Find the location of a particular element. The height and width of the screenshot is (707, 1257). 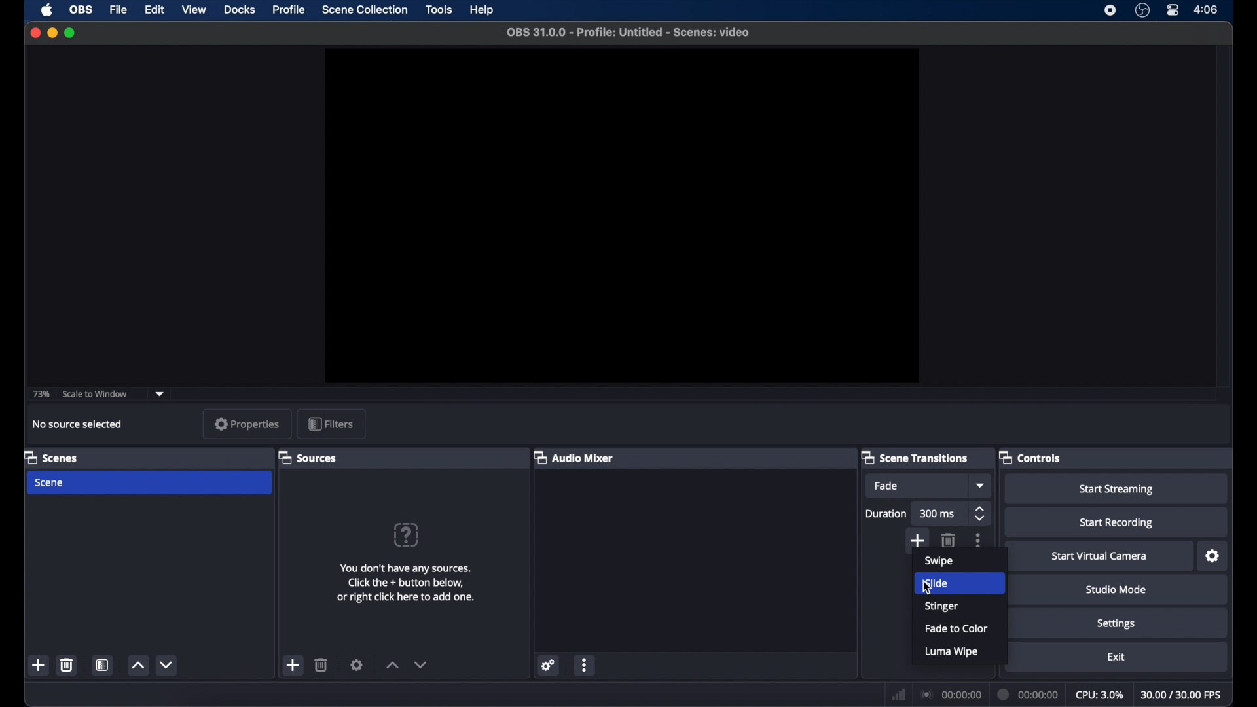

no source selected is located at coordinates (78, 424).